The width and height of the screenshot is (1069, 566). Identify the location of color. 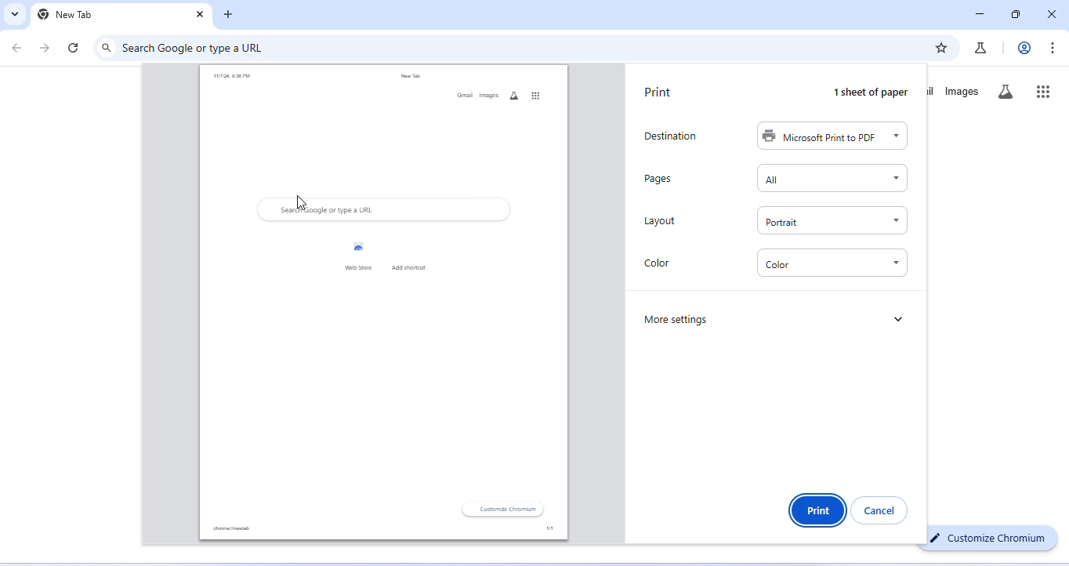
(833, 263).